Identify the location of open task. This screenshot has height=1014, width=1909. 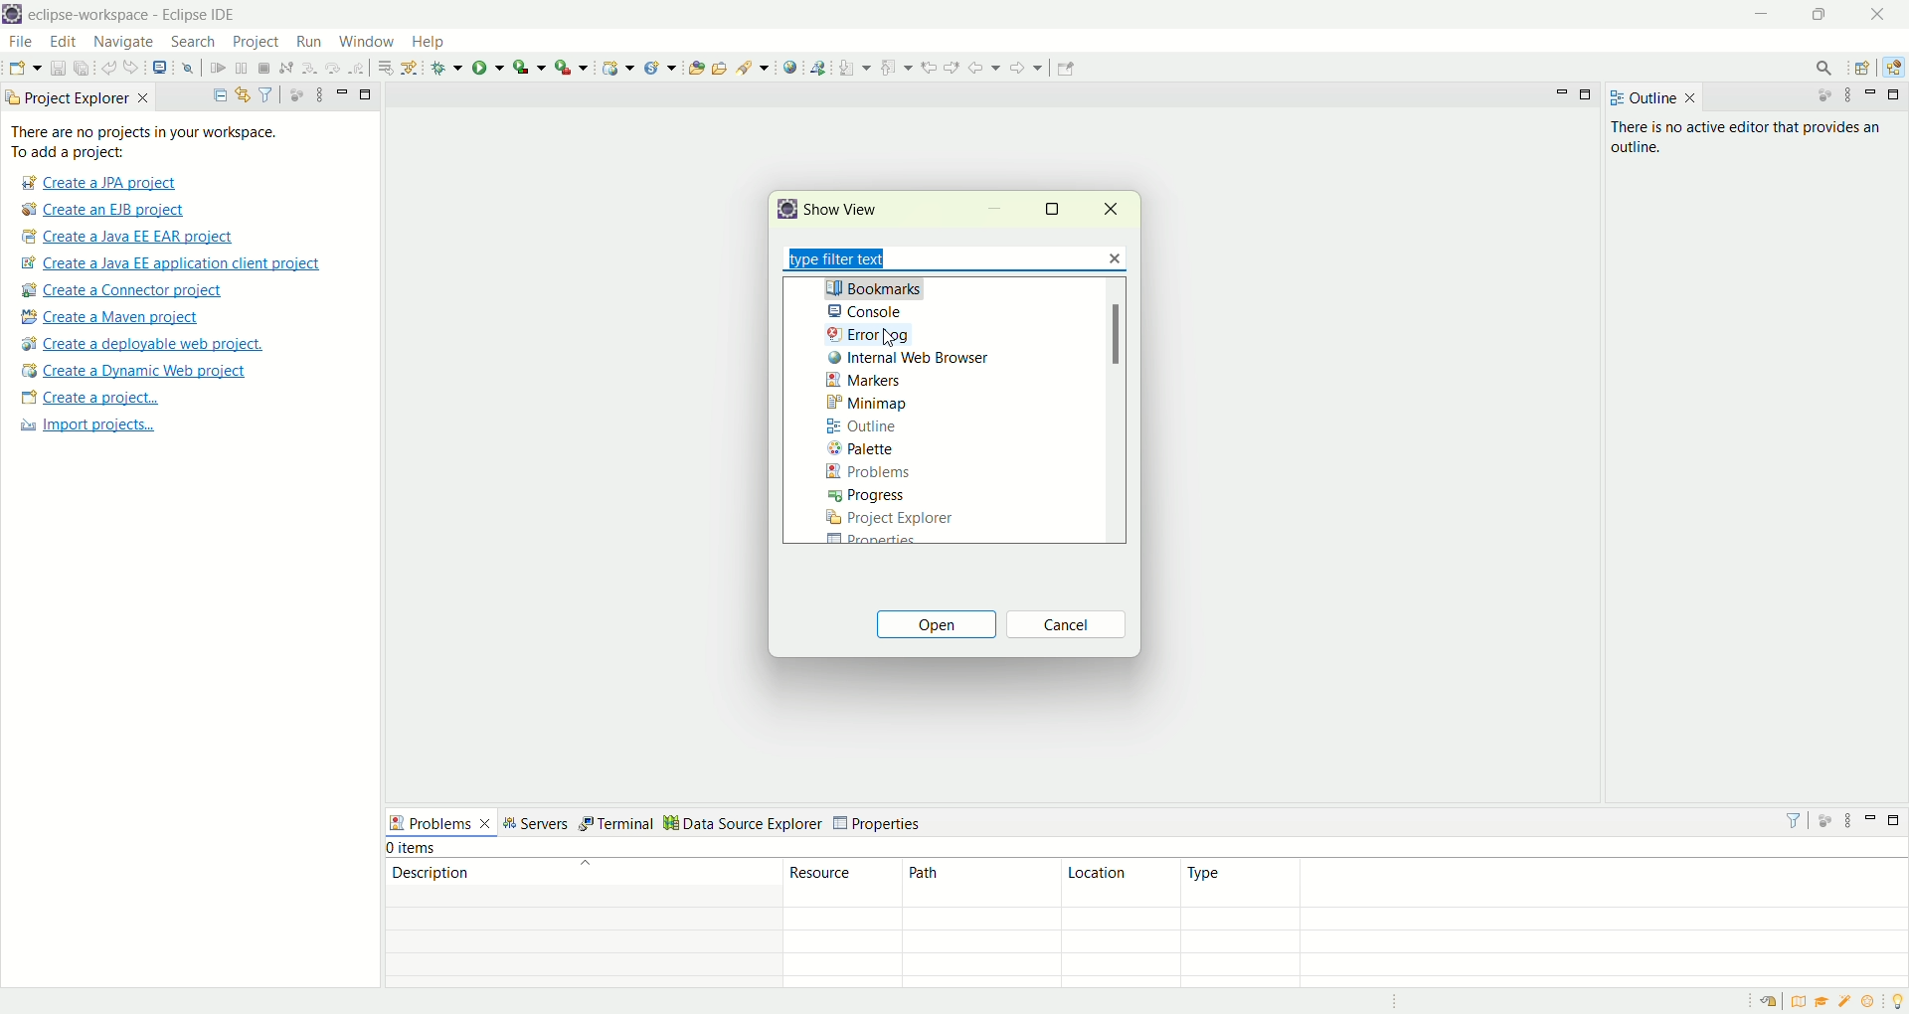
(720, 68).